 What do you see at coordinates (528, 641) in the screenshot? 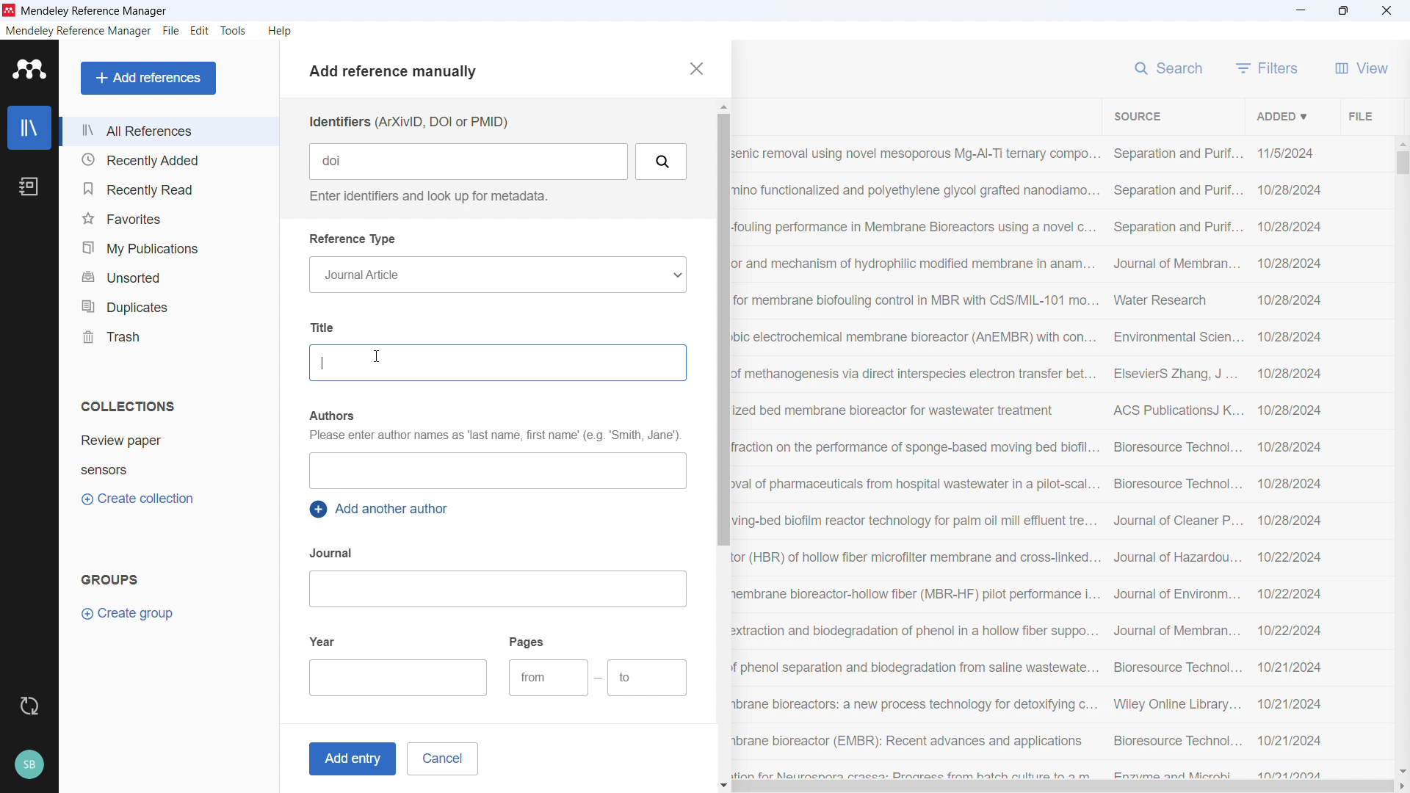
I see `pages` at bounding box center [528, 641].